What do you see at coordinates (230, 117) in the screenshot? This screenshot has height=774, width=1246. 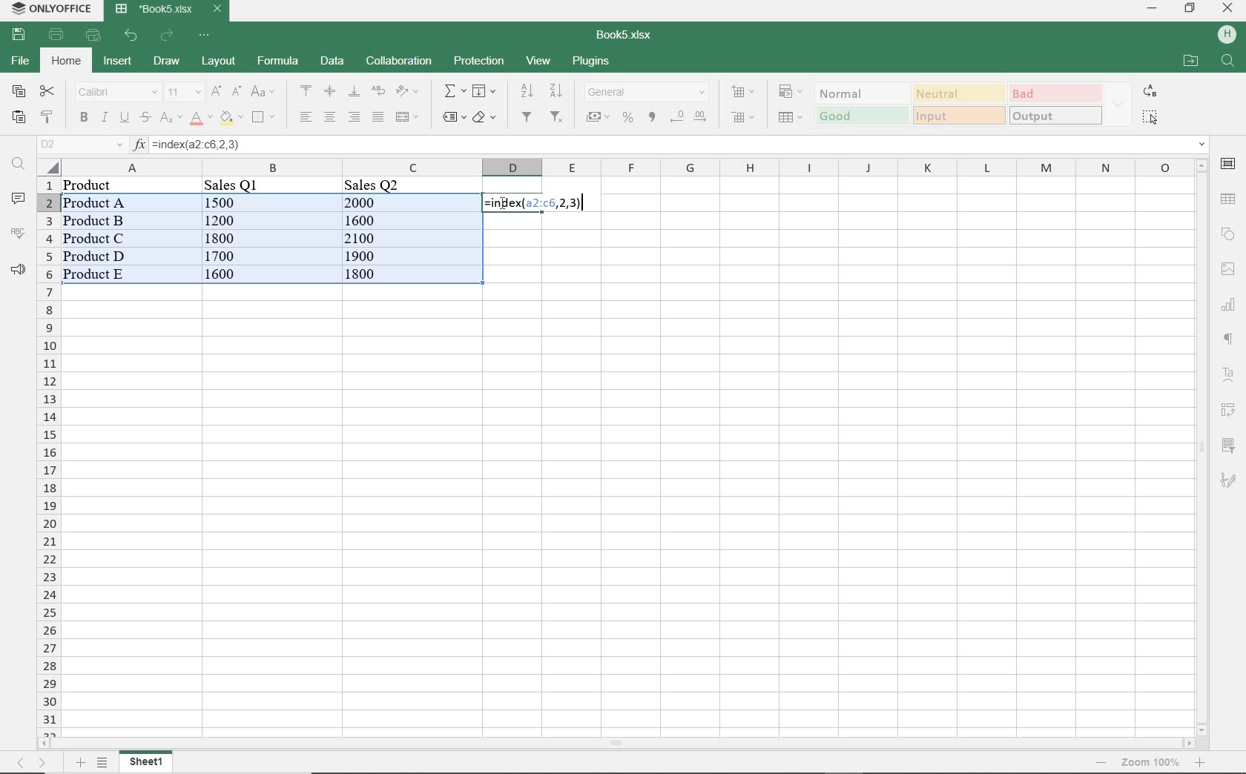 I see `fill color` at bounding box center [230, 117].